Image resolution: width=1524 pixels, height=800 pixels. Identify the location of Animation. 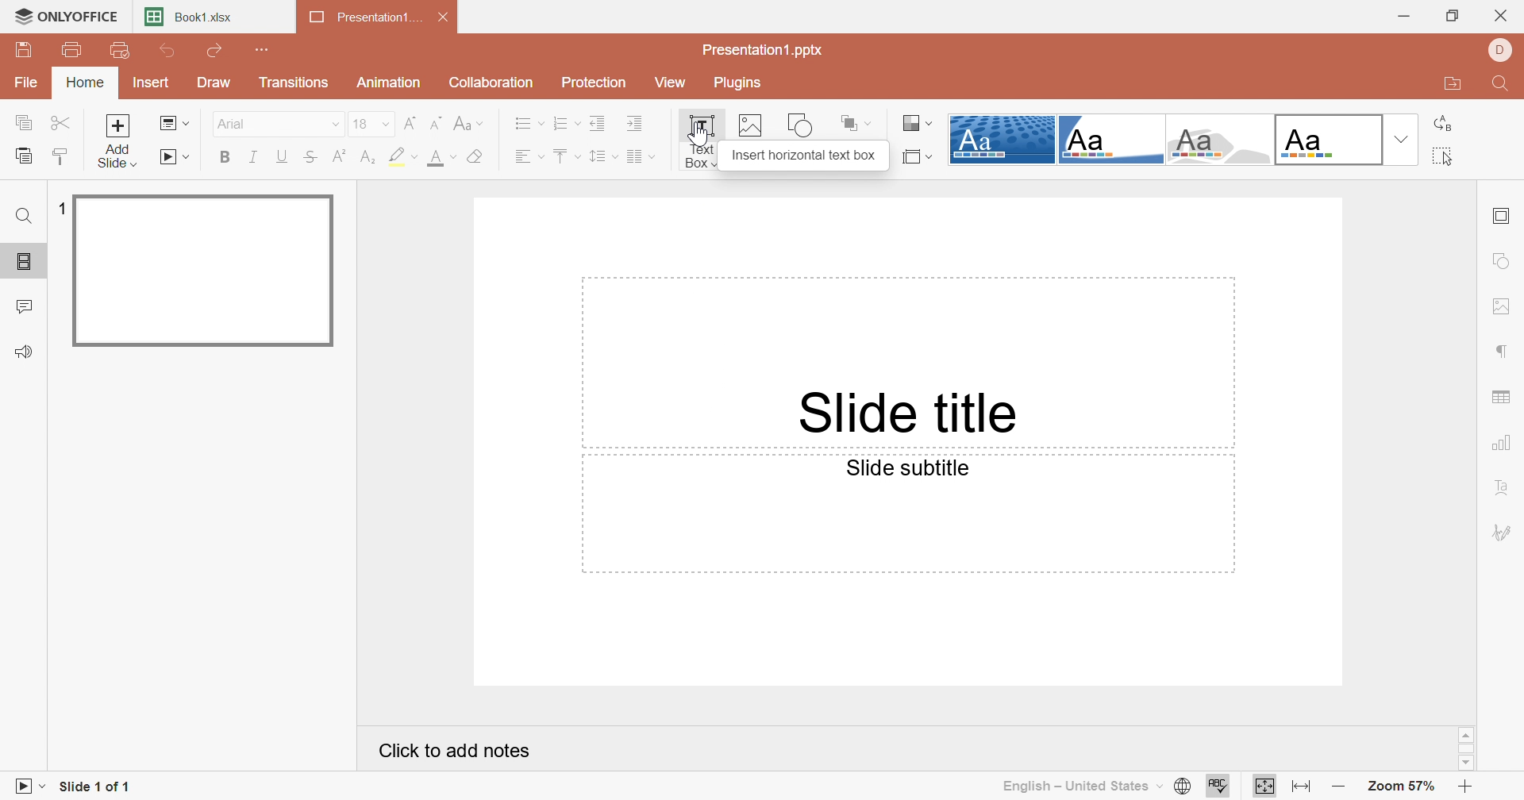
(391, 83).